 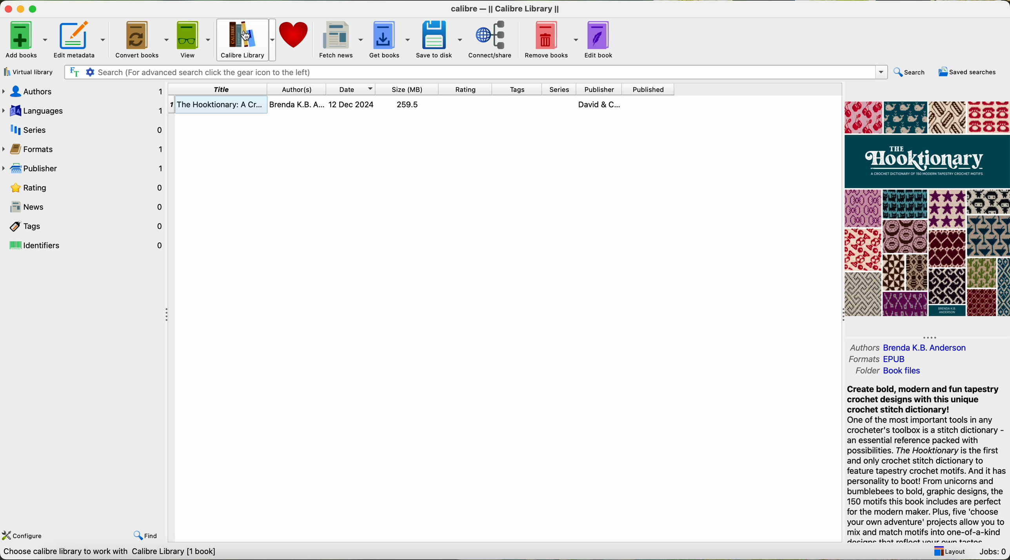 What do you see at coordinates (440, 40) in the screenshot?
I see `save to disk` at bounding box center [440, 40].